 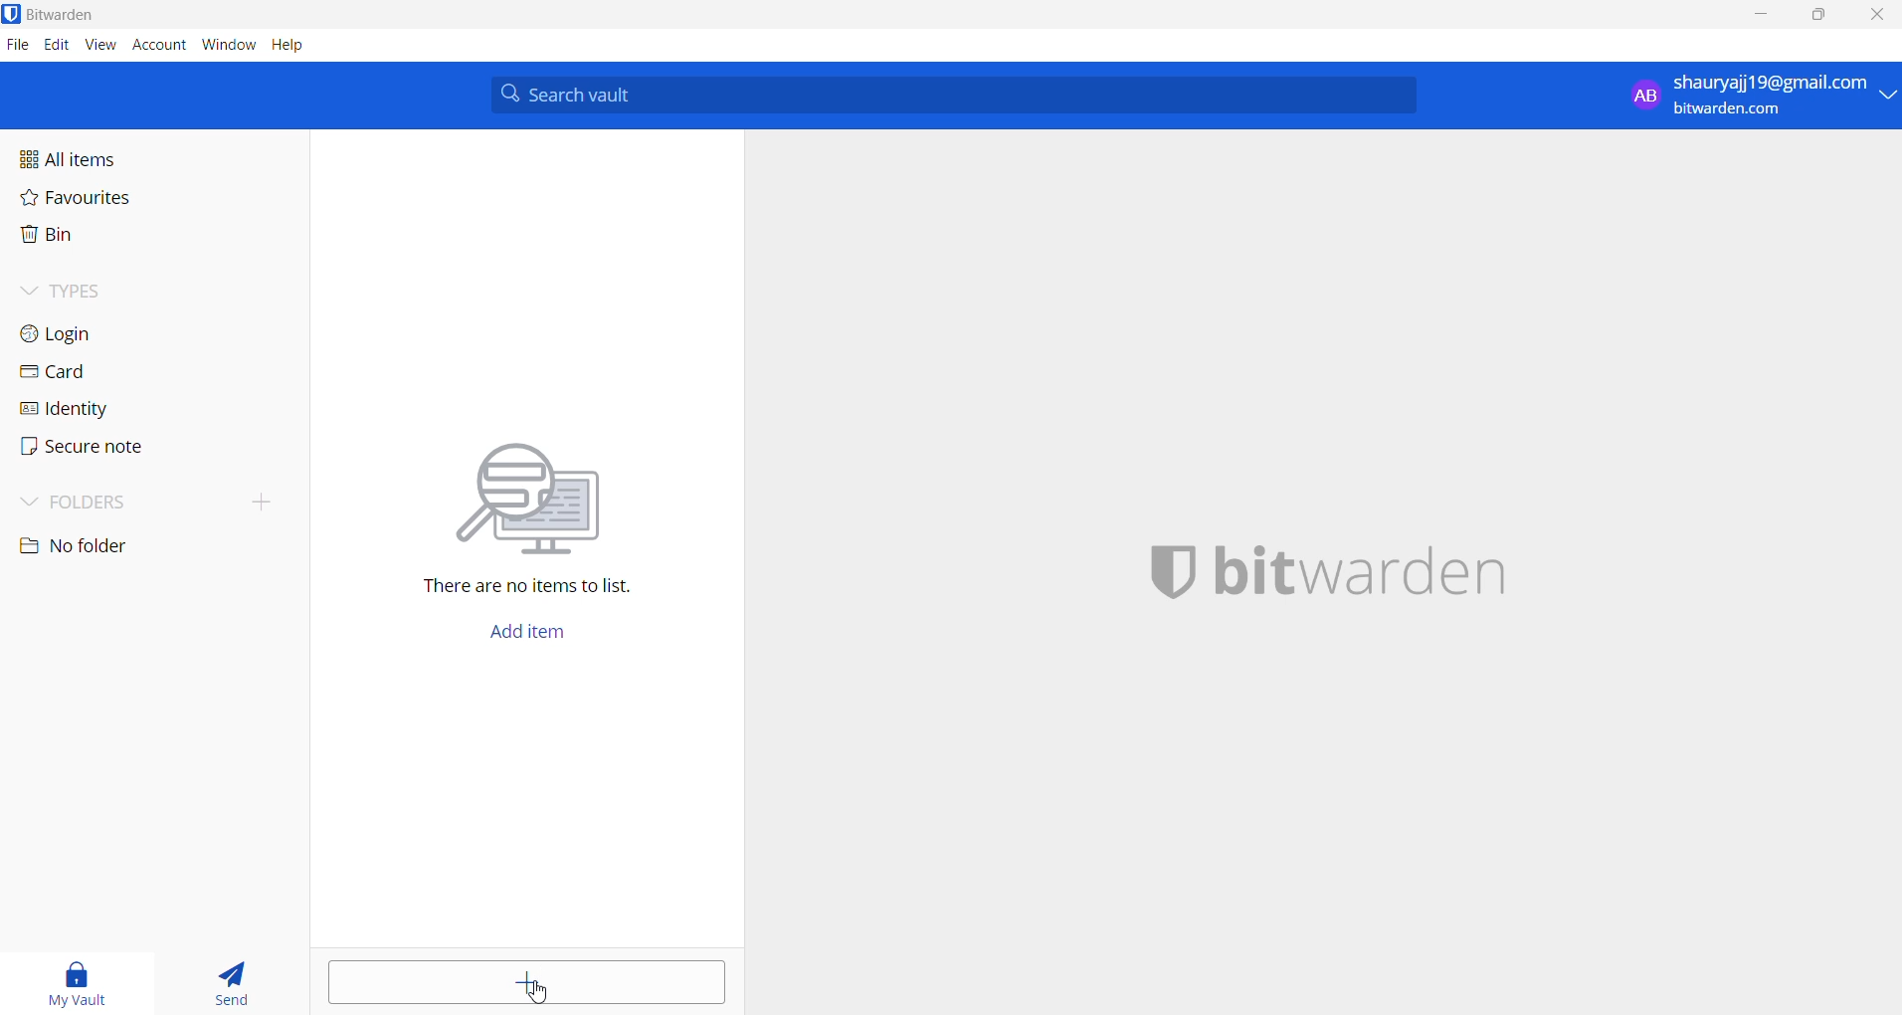 I want to click on Close, so click(x=1879, y=18).